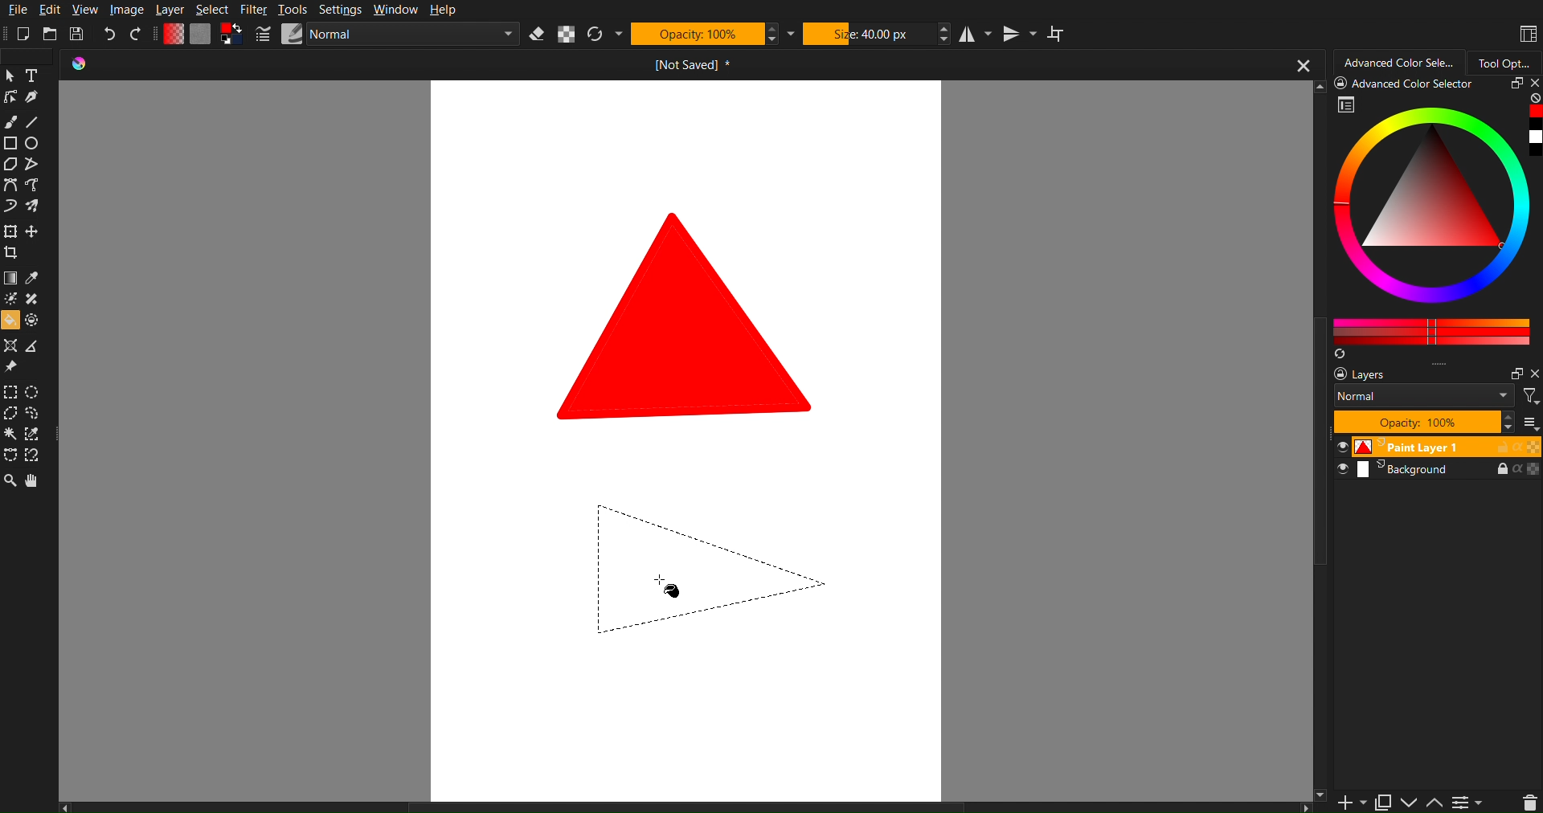 The height and width of the screenshot is (813, 1543). I want to click on Current Document, so click(697, 67).